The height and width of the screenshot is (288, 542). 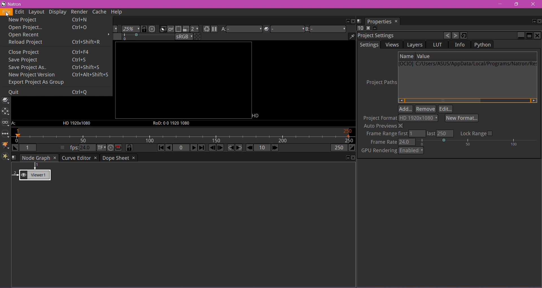 I want to click on Open Recent, so click(x=44, y=34).